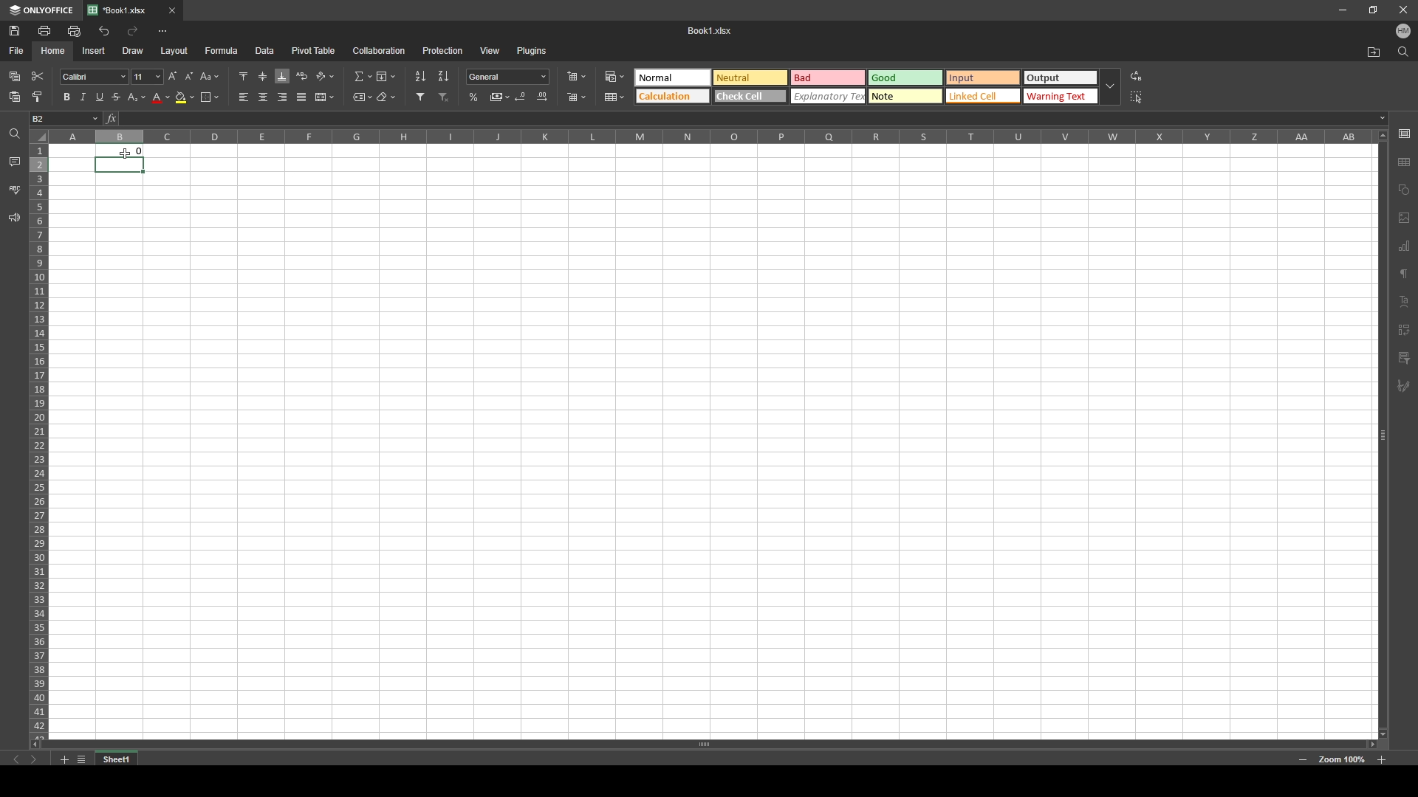 The height and width of the screenshot is (797, 1418). Describe the element at coordinates (1136, 76) in the screenshot. I see `replace` at that location.